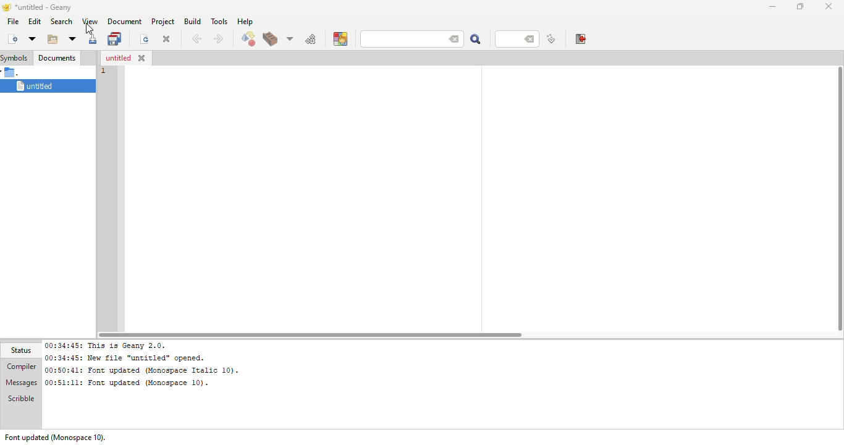 The height and width of the screenshot is (445, 844). I want to click on view, so click(88, 22).